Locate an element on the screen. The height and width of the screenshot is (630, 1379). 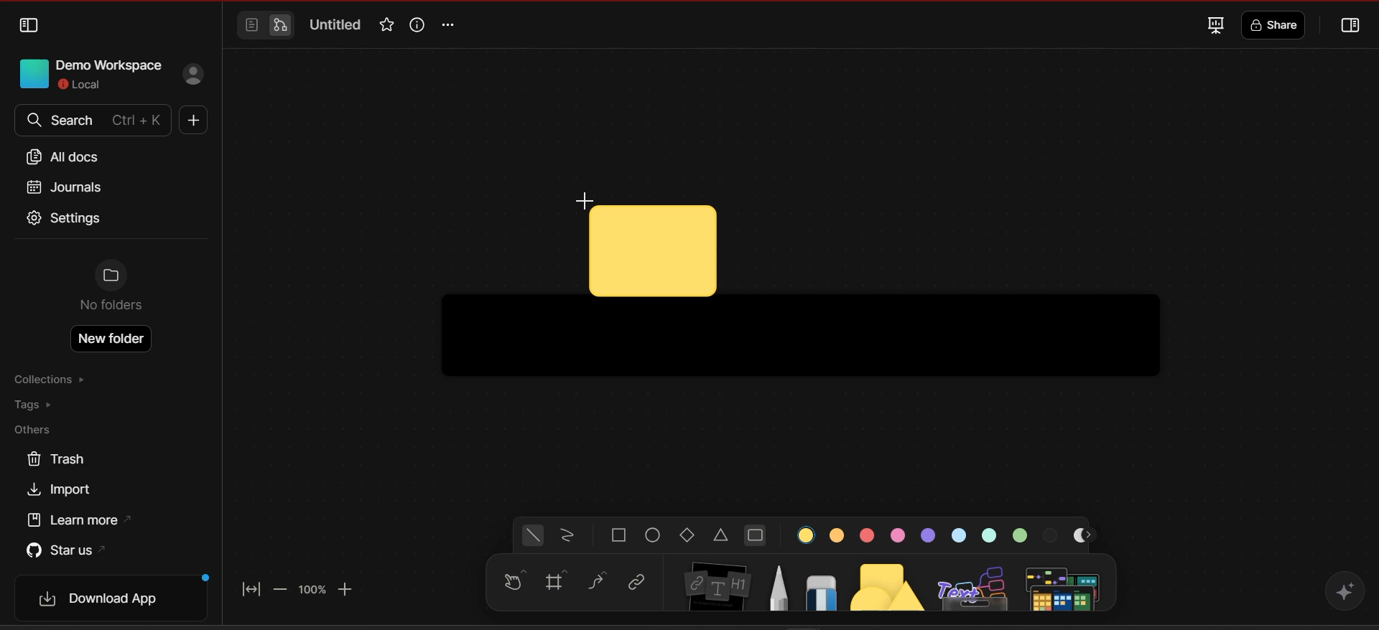
shapes is located at coordinates (889, 583).